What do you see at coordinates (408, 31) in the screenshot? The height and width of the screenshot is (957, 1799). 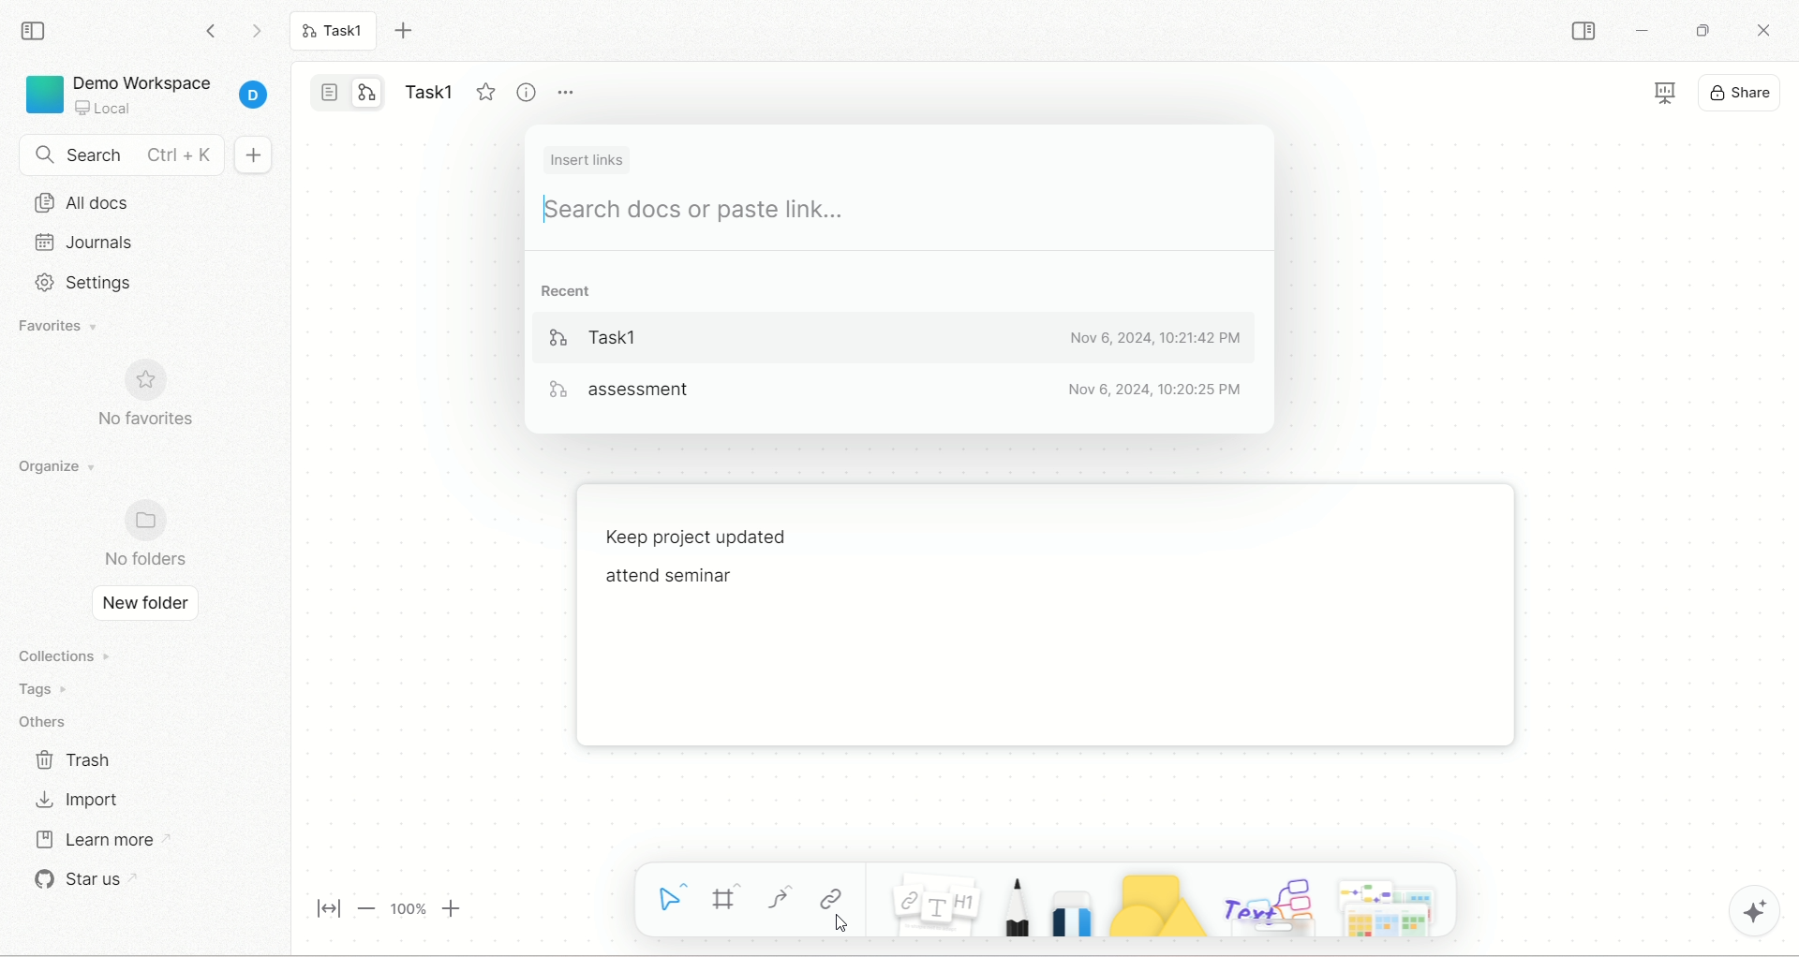 I see `new tab` at bounding box center [408, 31].